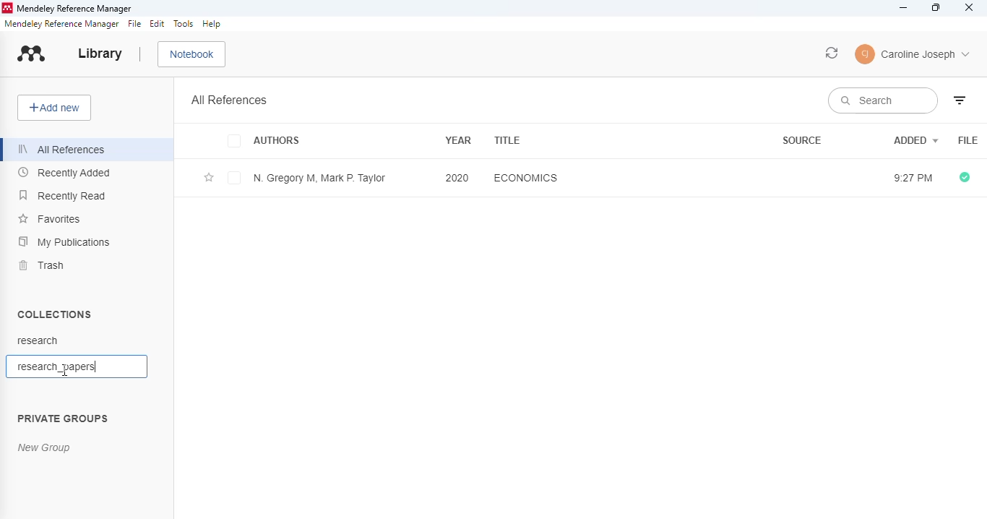 The width and height of the screenshot is (987, 519). I want to click on help, so click(212, 24).